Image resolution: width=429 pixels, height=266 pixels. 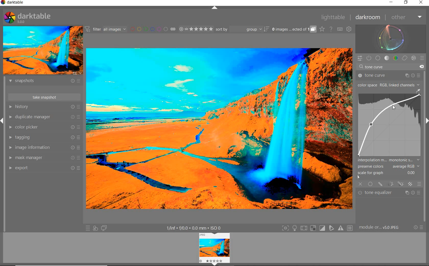 What do you see at coordinates (389, 68) in the screenshot?
I see `tone curve` at bounding box center [389, 68].